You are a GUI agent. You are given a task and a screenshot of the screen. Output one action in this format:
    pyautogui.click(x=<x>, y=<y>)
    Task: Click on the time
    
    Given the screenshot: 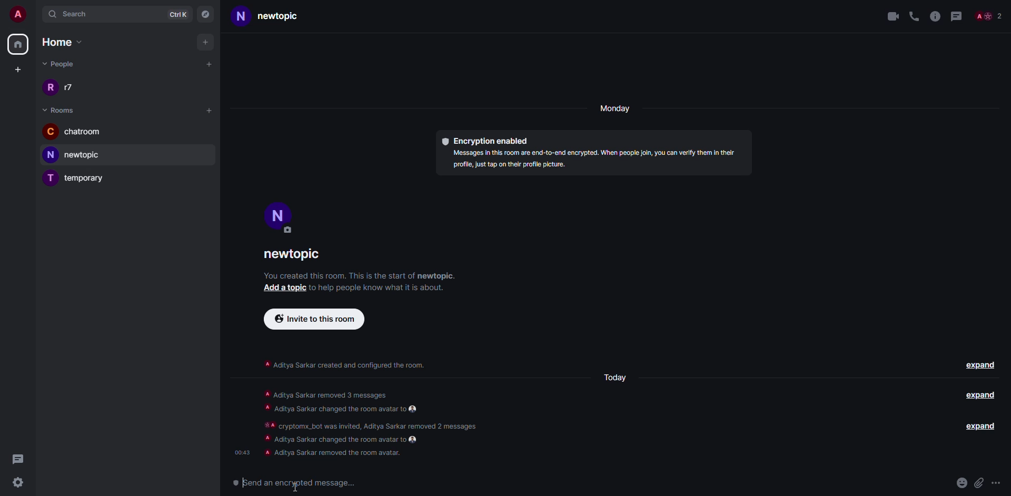 What is the action you would take?
    pyautogui.click(x=241, y=449)
    